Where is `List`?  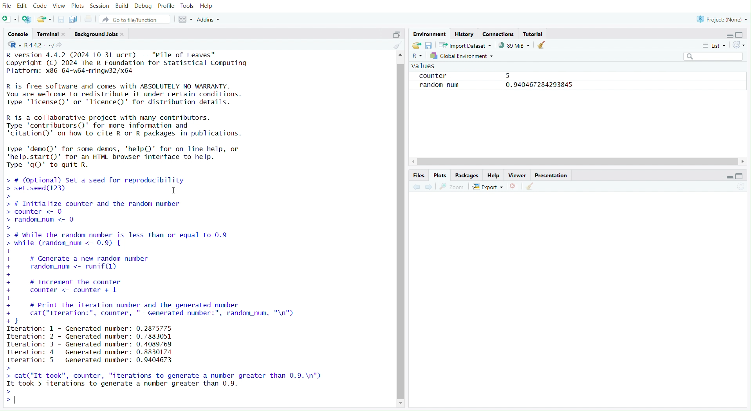
List is located at coordinates (715, 45).